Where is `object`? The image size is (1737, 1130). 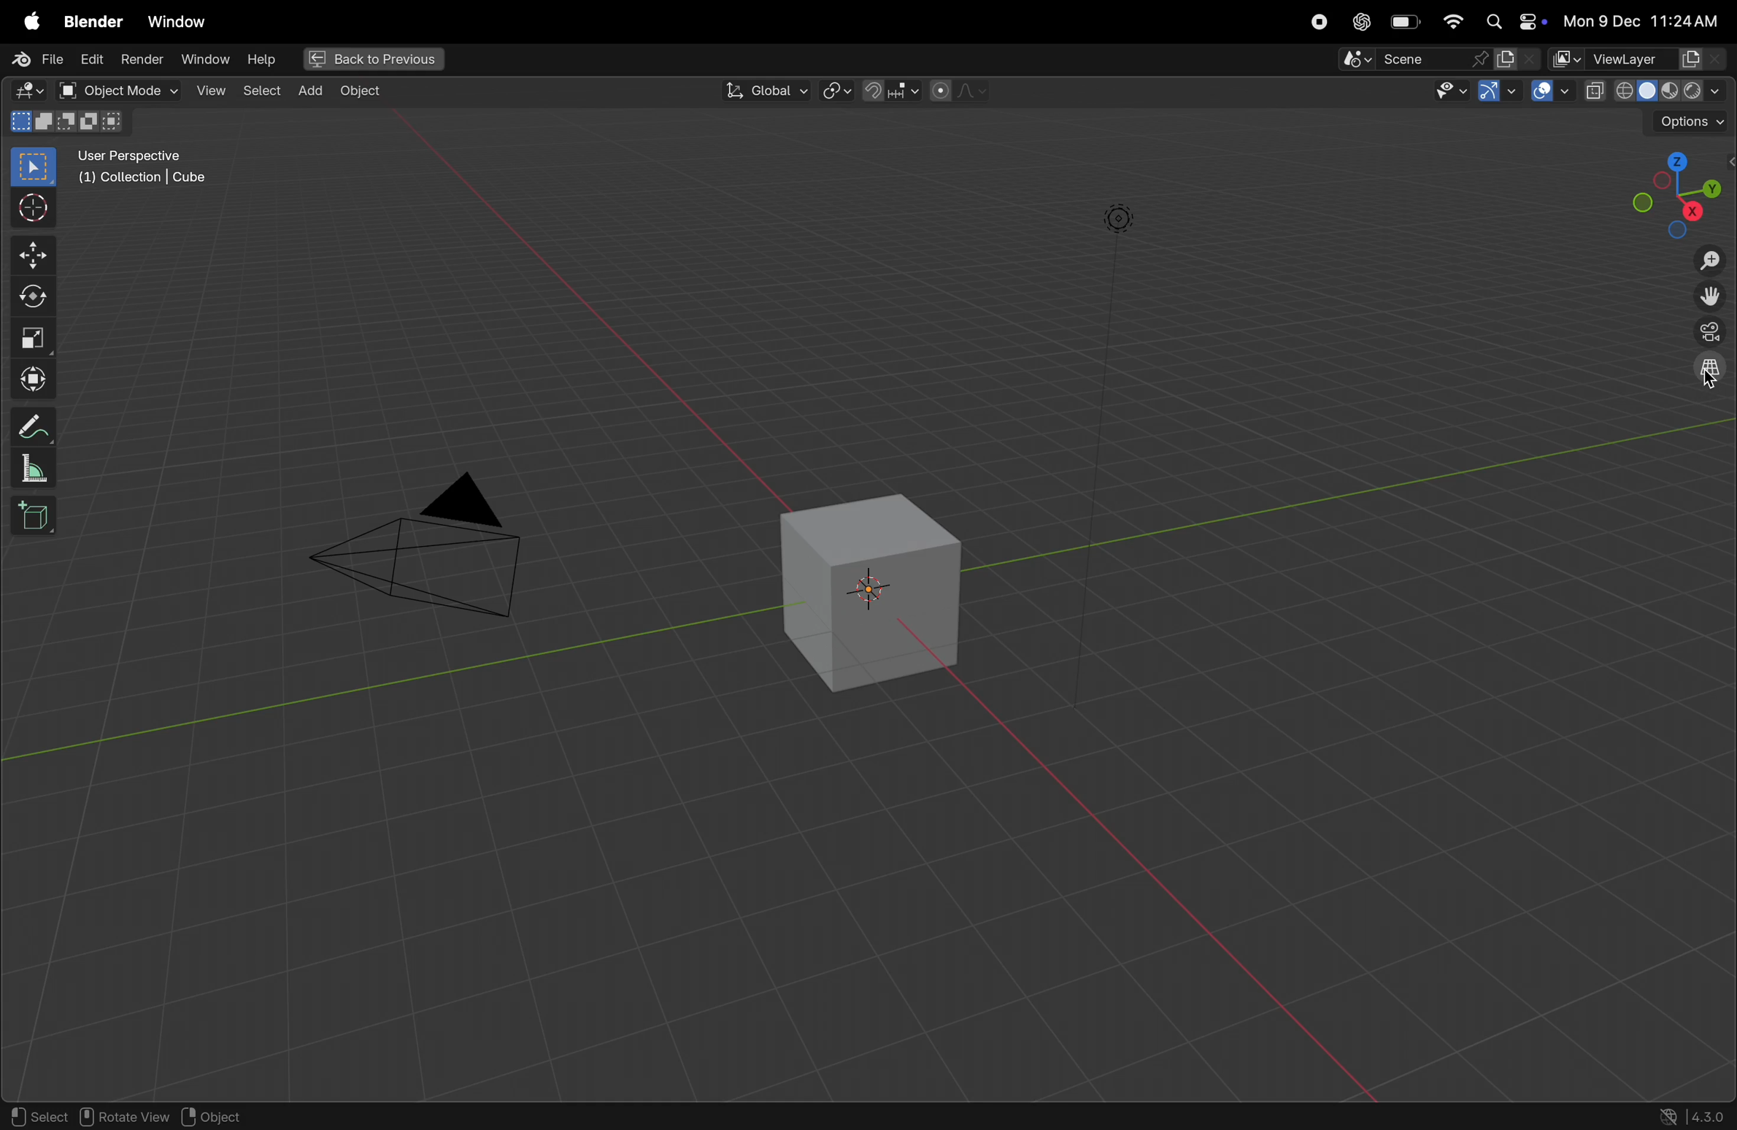 object is located at coordinates (224, 1115).